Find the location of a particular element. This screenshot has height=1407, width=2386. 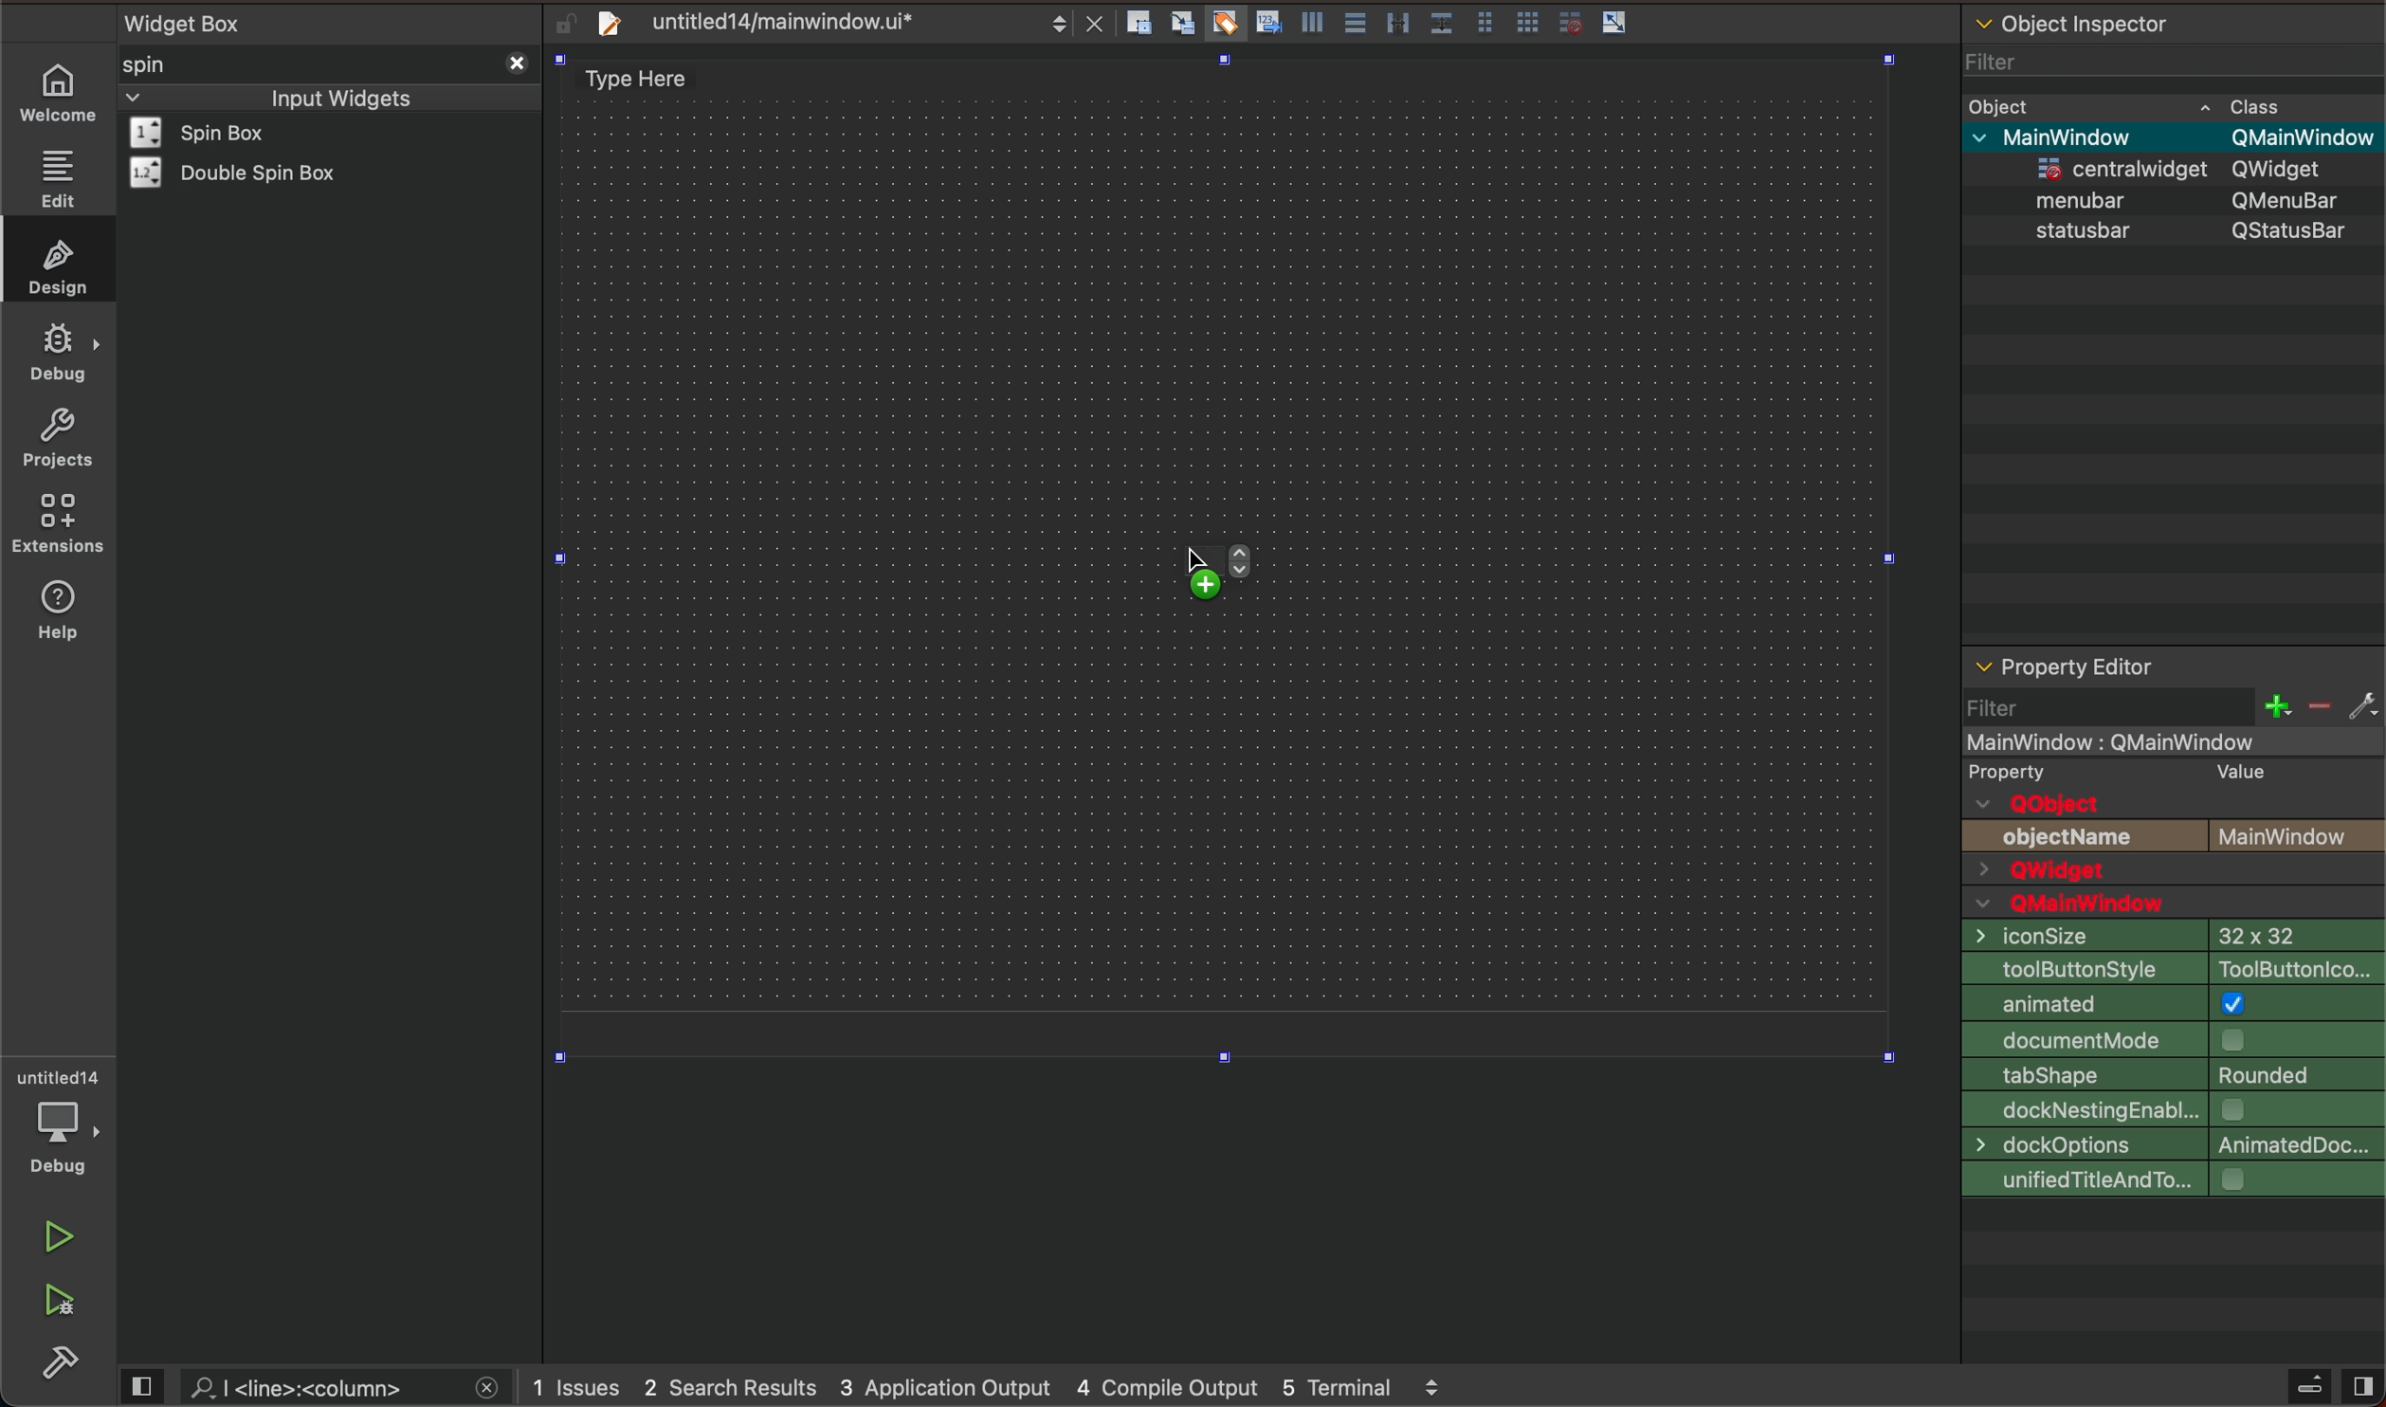

build is located at coordinates (64, 1363).